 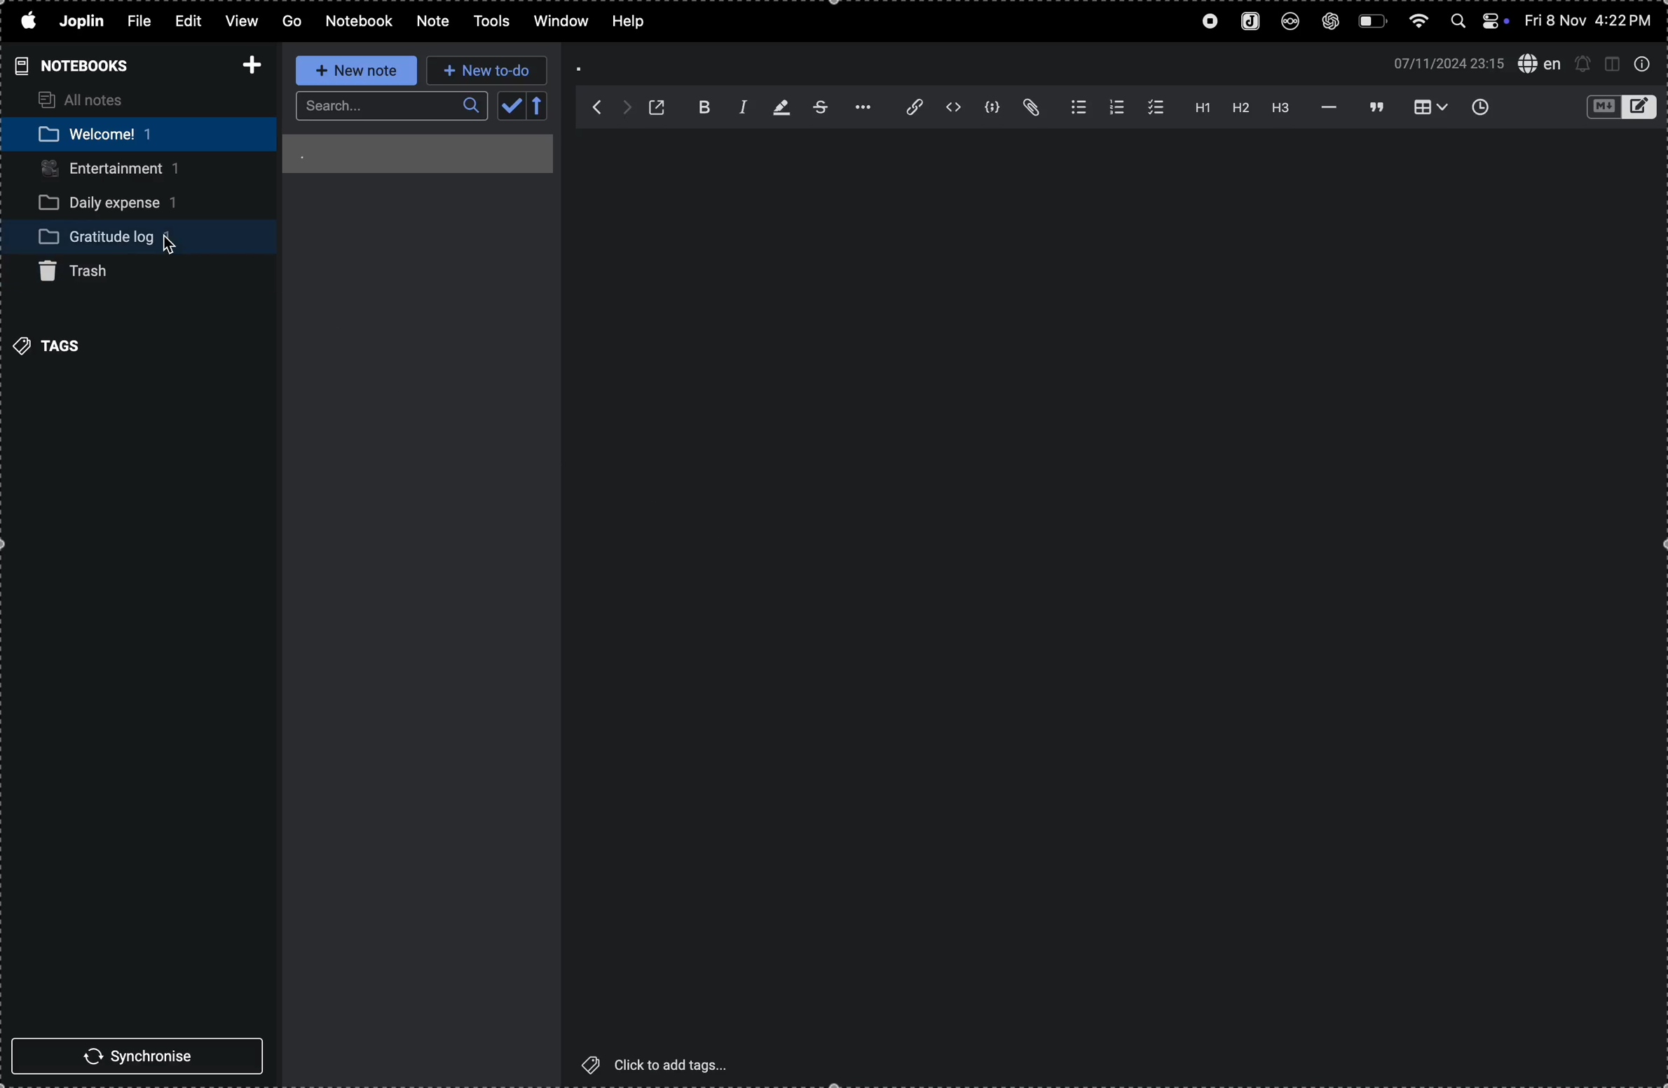 What do you see at coordinates (360, 22) in the screenshot?
I see `notebook` at bounding box center [360, 22].